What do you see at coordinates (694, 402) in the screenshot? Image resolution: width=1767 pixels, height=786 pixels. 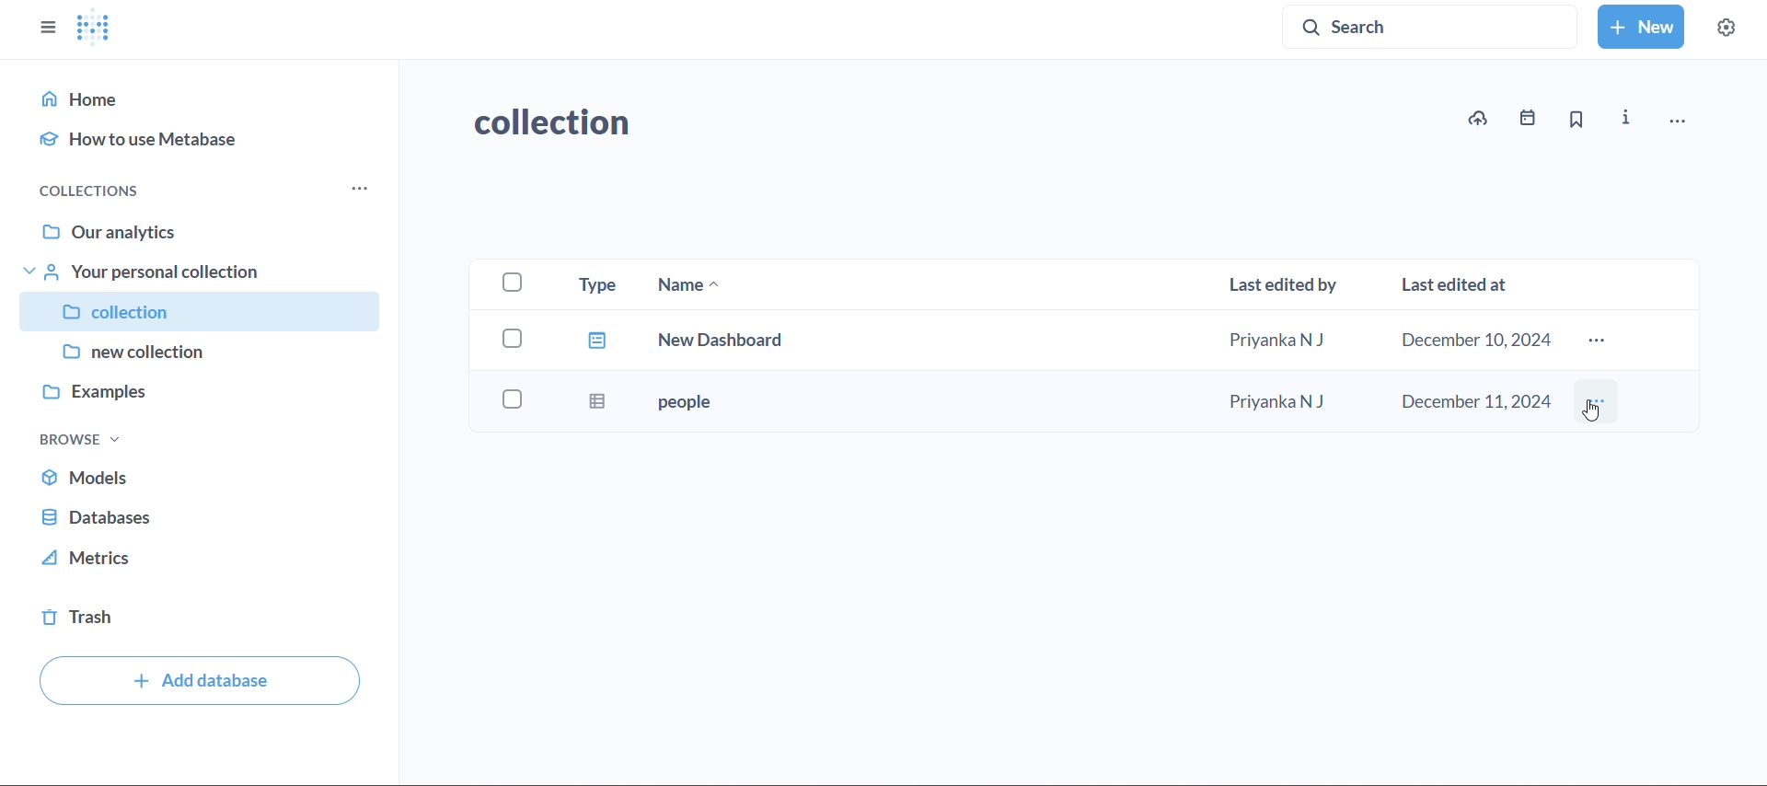 I see `people` at bounding box center [694, 402].